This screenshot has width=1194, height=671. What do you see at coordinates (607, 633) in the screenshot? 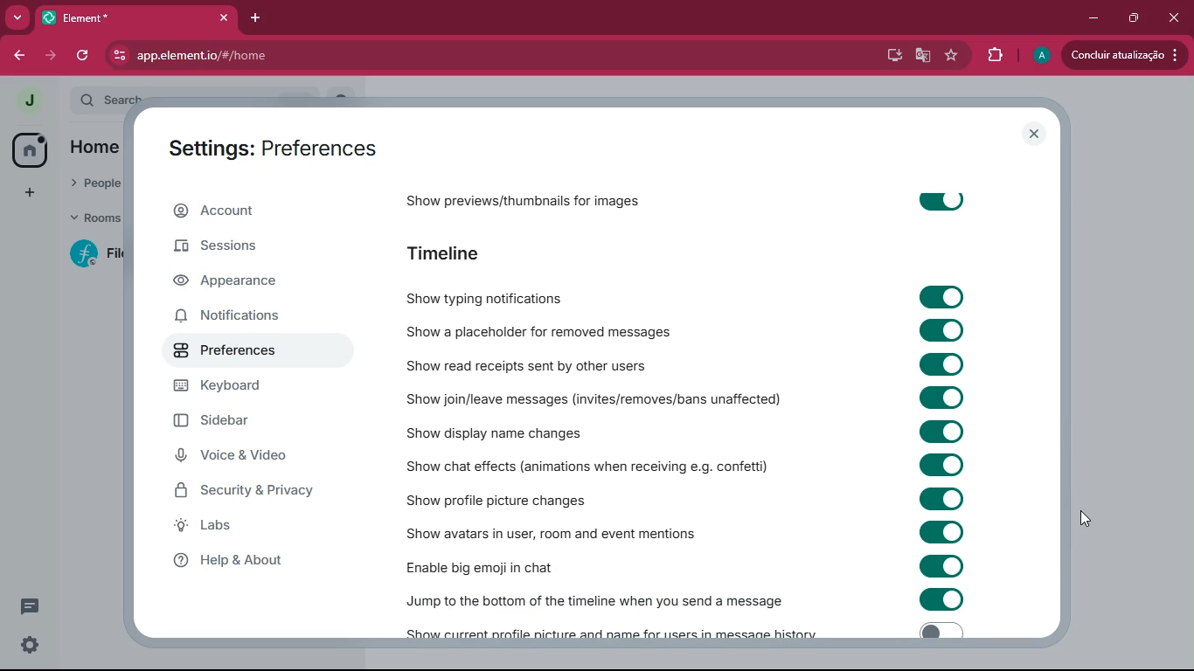
I see `show current  profile picture and name for users in message history` at bounding box center [607, 633].